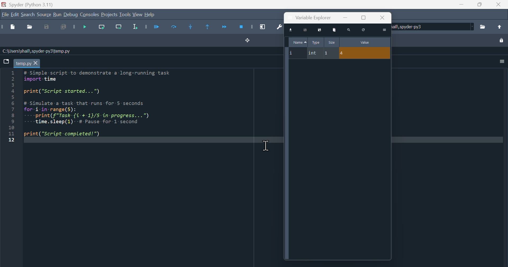 The image size is (508, 267). I want to click on Maximise current window pane, so click(265, 27).